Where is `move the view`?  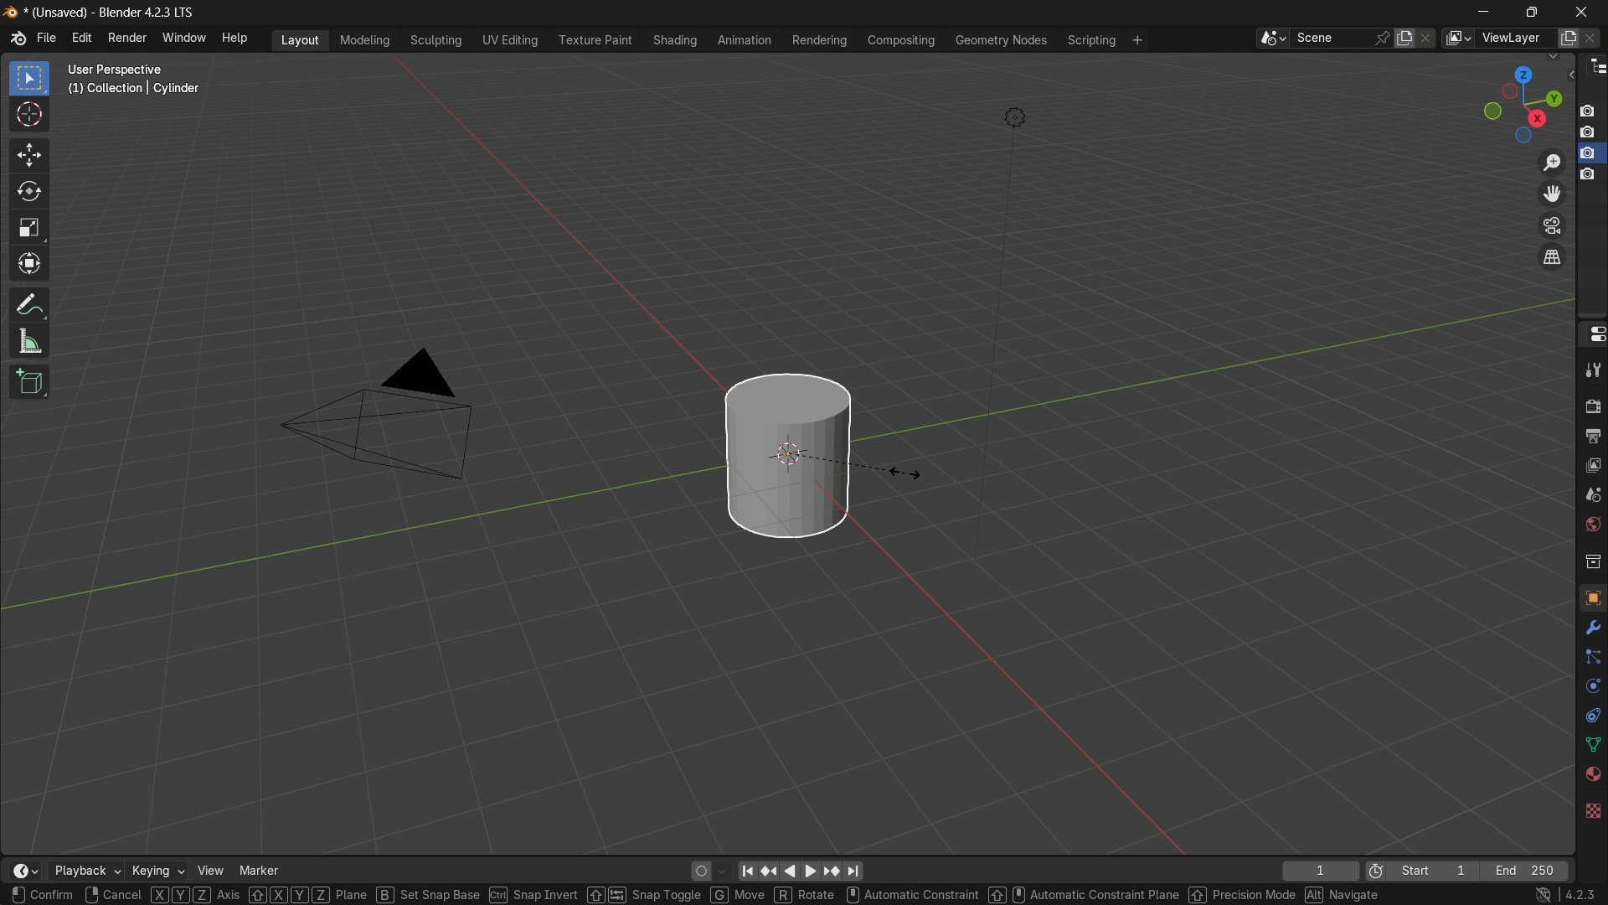 move the view is located at coordinates (1549, 194).